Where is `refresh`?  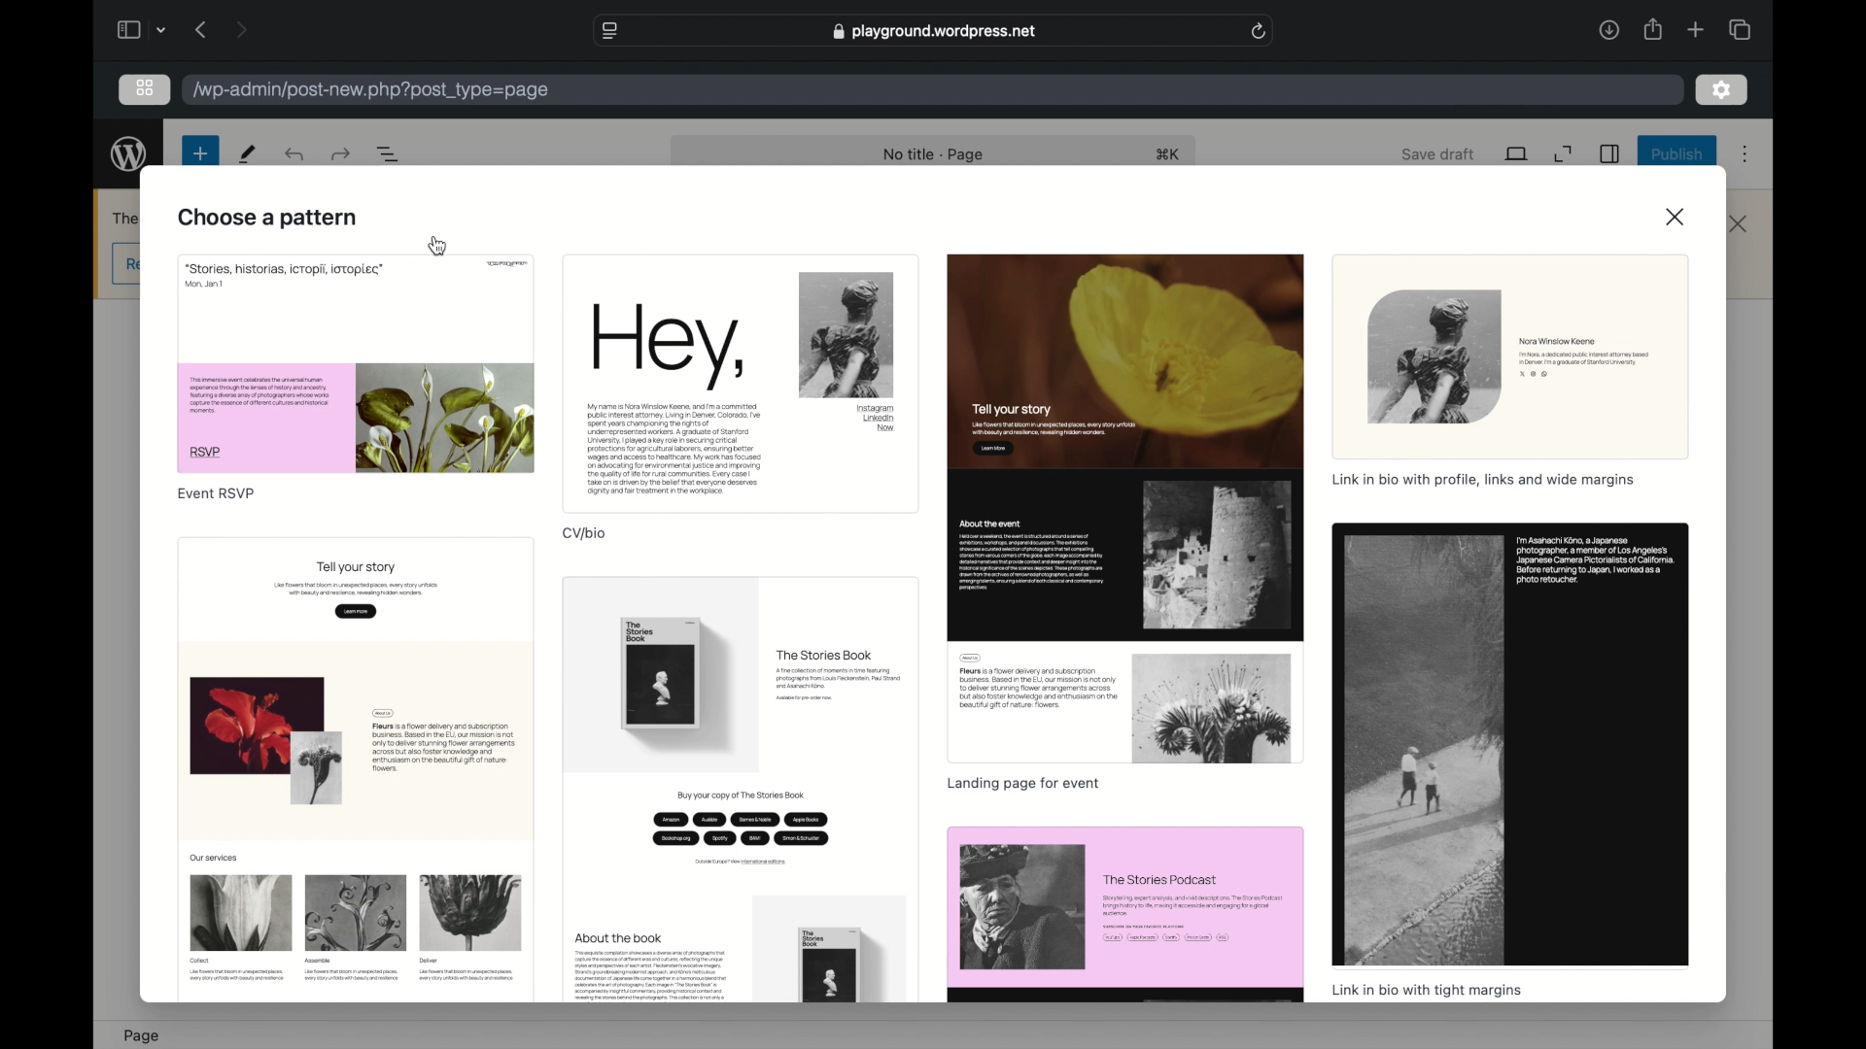 refresh is located at coordinates (1260, 31).